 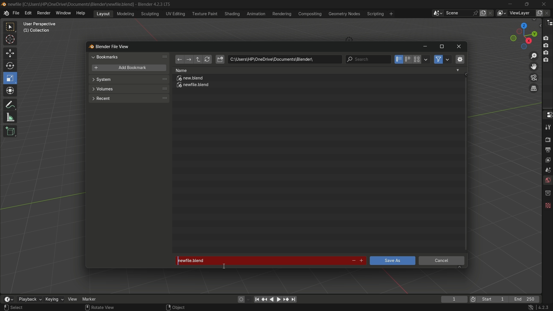 I want to click on bookmarks, so click(x=130, y=57).